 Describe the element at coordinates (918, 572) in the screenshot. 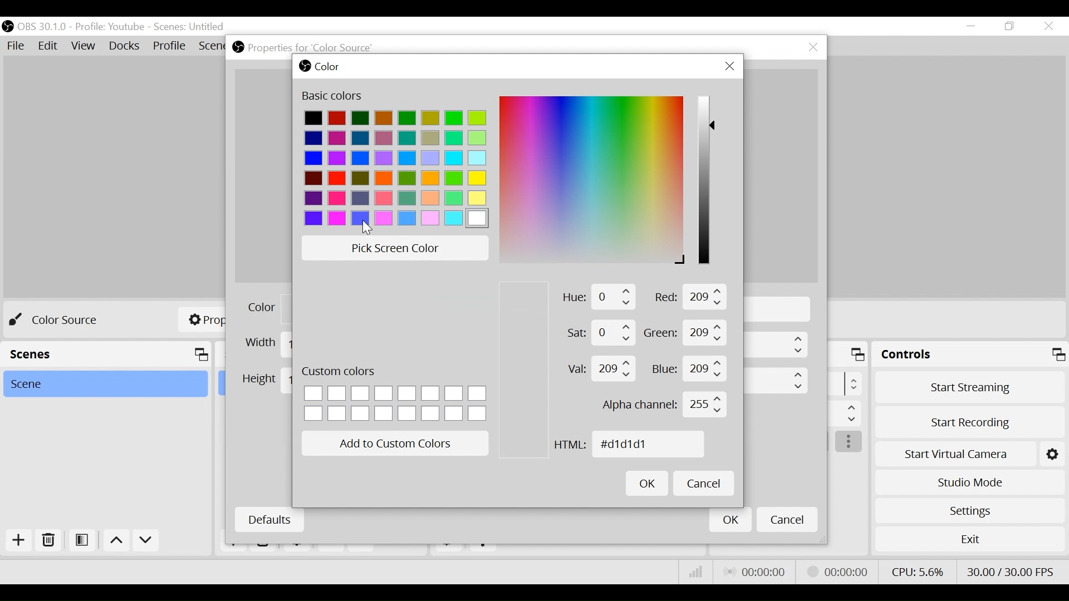

I see `CPU Usage` at that location.